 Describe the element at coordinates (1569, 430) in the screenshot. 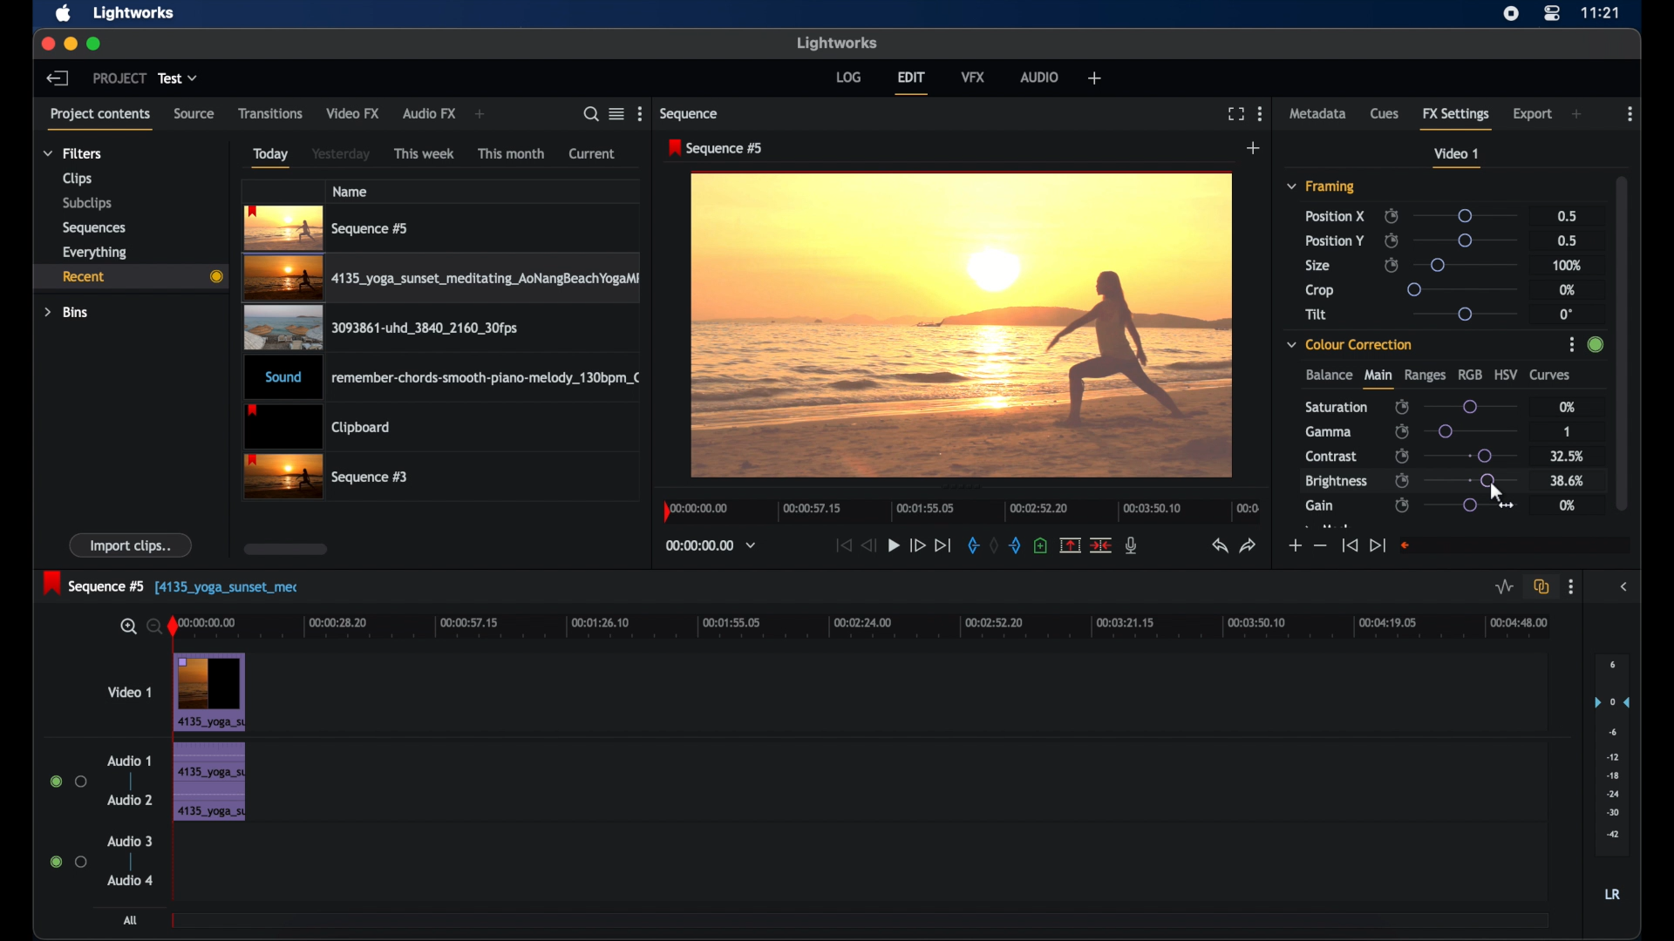

I see `1` at that location.